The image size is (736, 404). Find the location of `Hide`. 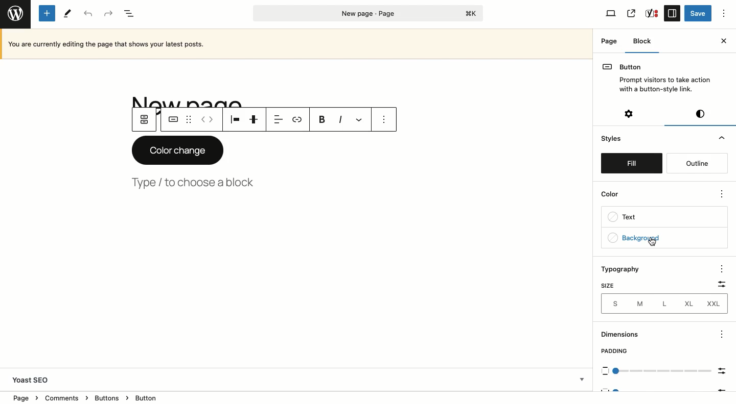

Hide is located at coordinates (721, 139).